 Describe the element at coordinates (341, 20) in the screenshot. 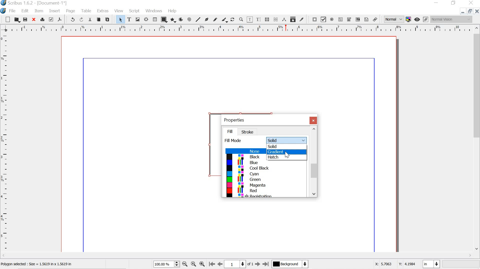

I see `pdf text field` at that location.